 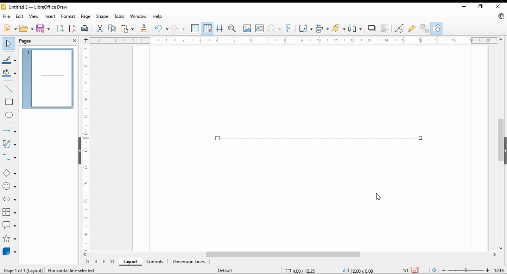 I want to click on undo, so click(x=162, y=28).